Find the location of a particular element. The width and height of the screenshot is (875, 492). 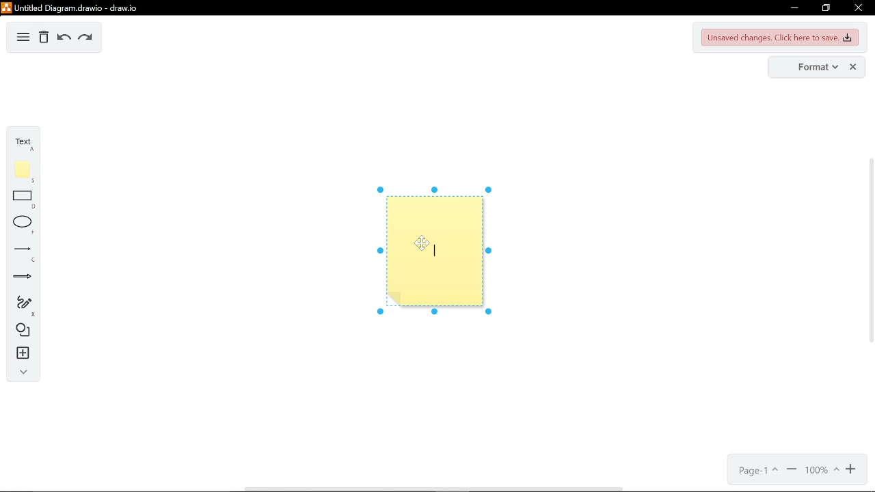

diagram is located at coordinates (23, 39).